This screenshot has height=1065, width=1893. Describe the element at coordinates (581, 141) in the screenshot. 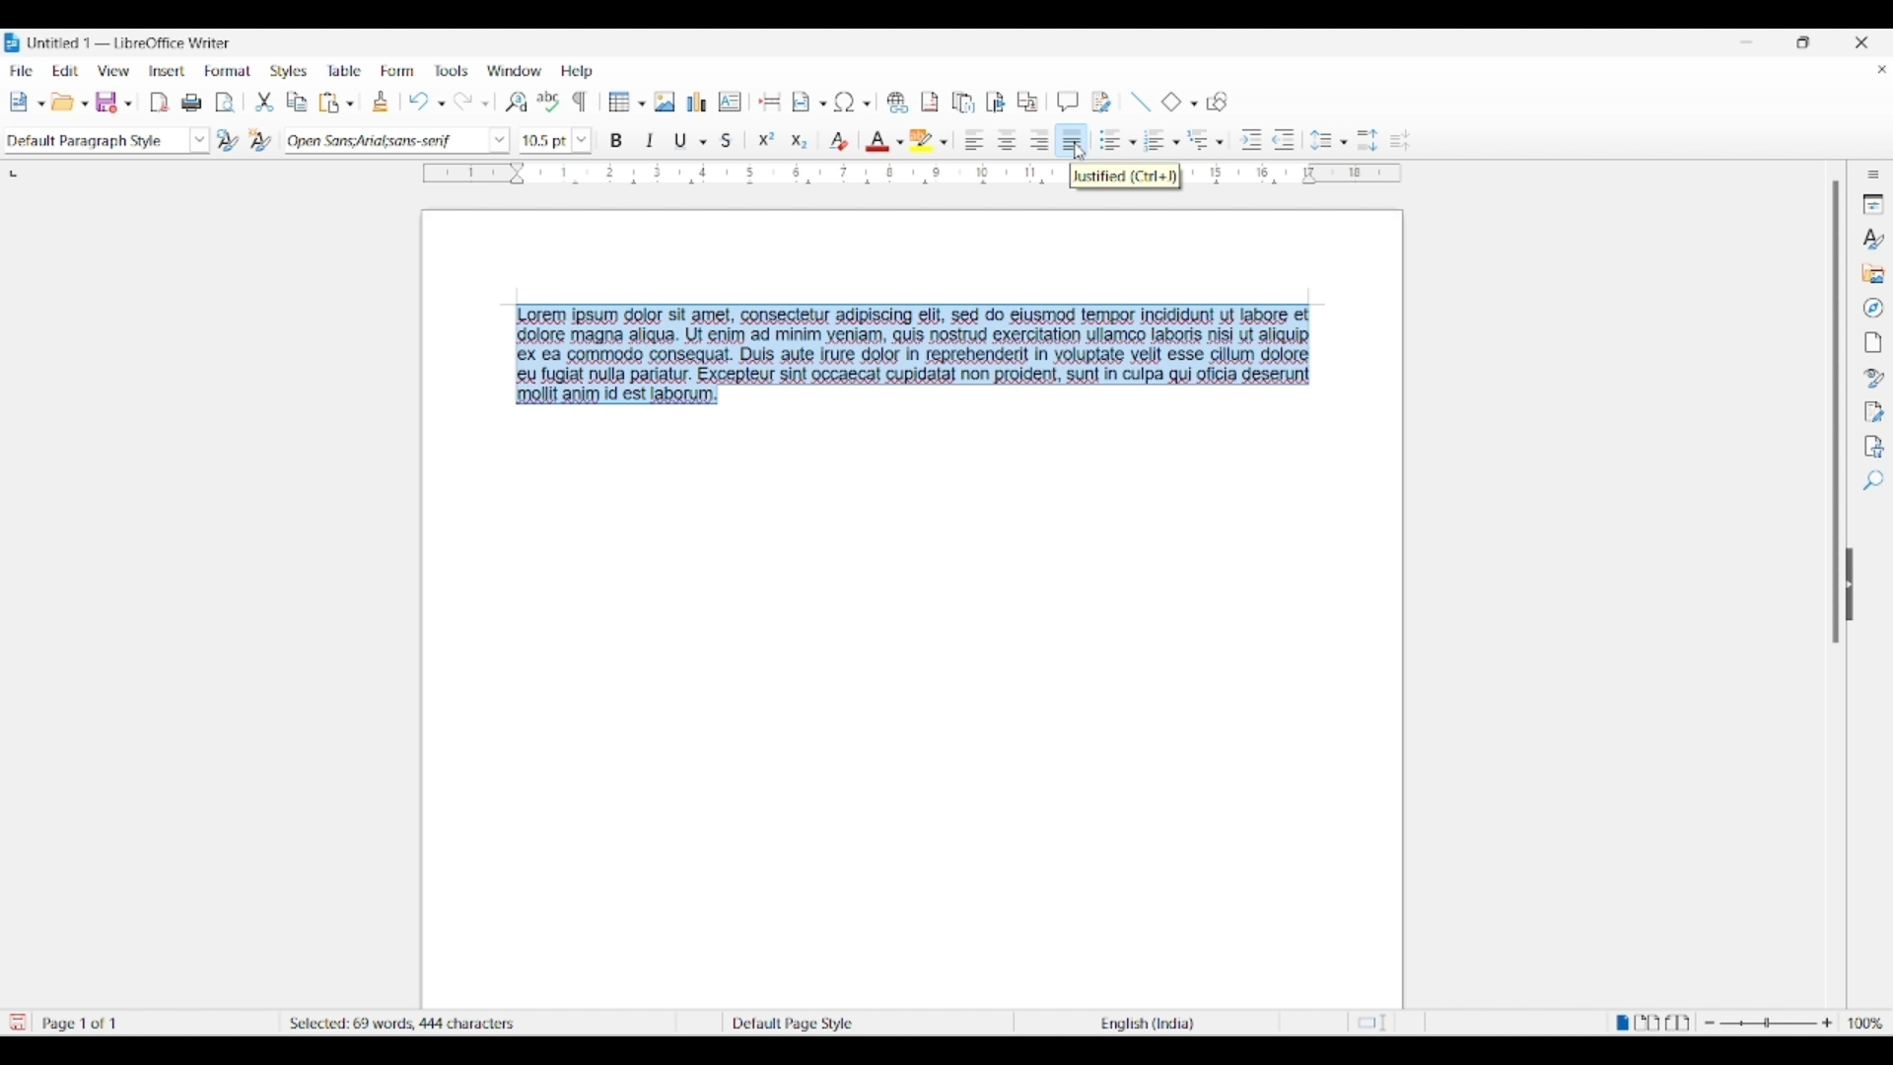

I see `Increase/Decrease font size` at that location.